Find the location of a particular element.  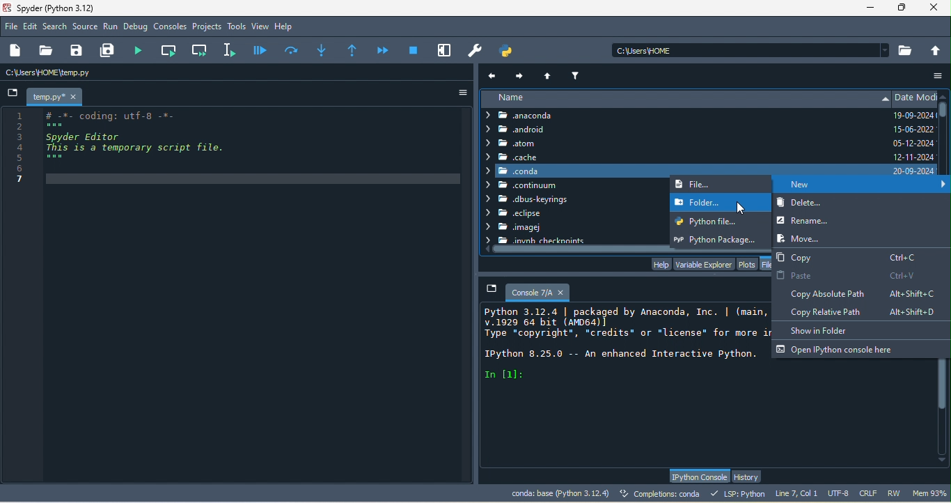

save is located at coordinates (77, 51).